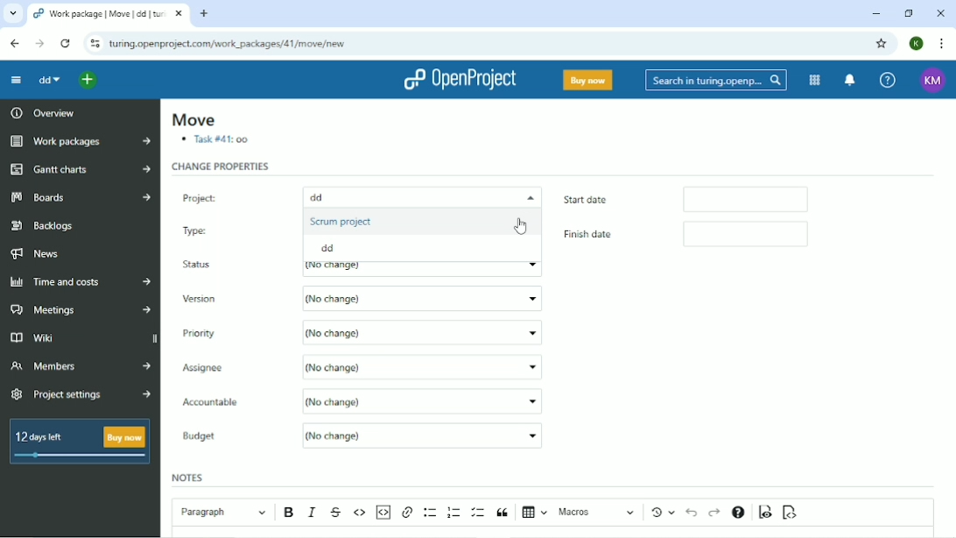 The height and width of the screenshot is (538, 956). Describe the element at coordinates (88, 81) in the screenshot. I see `Open quick add menu` at that location.